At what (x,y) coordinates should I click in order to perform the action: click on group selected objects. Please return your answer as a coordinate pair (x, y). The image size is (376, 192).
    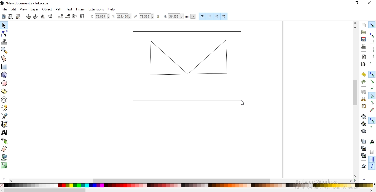
    Looking at the image, I should click on (364, 166).